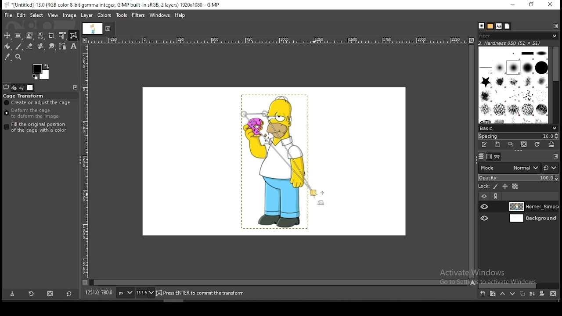  What do you see at coordinates (551, 144) in the screenshot?
I see `open brush as image` at bounding box center [551, 144].